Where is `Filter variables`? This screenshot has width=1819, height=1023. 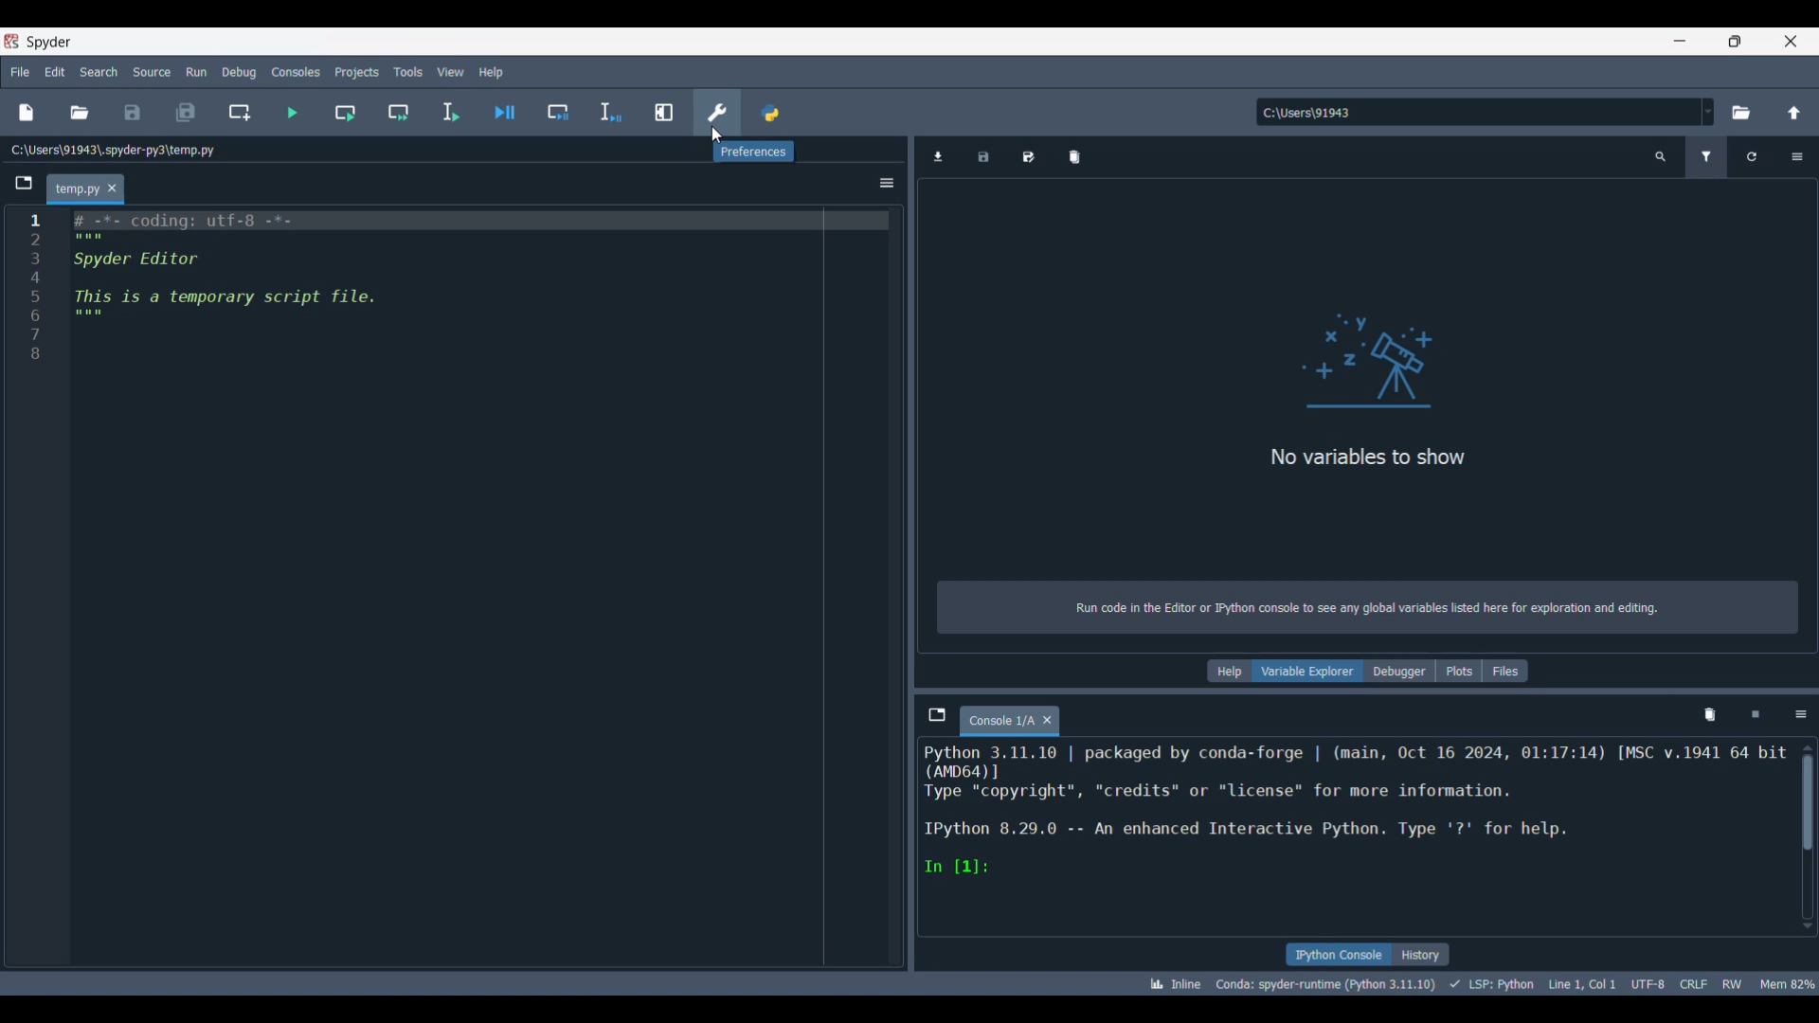
Filter variables is located at coordinates (1706, 157).